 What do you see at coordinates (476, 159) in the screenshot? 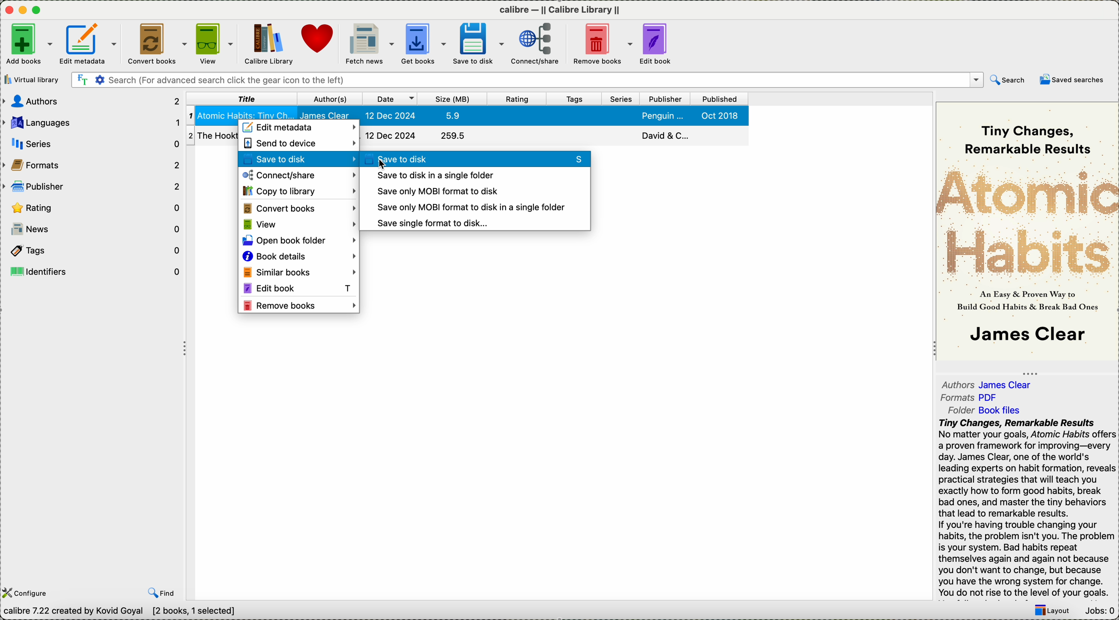
I see `click on save to disk` at bounding box center [476, 159].